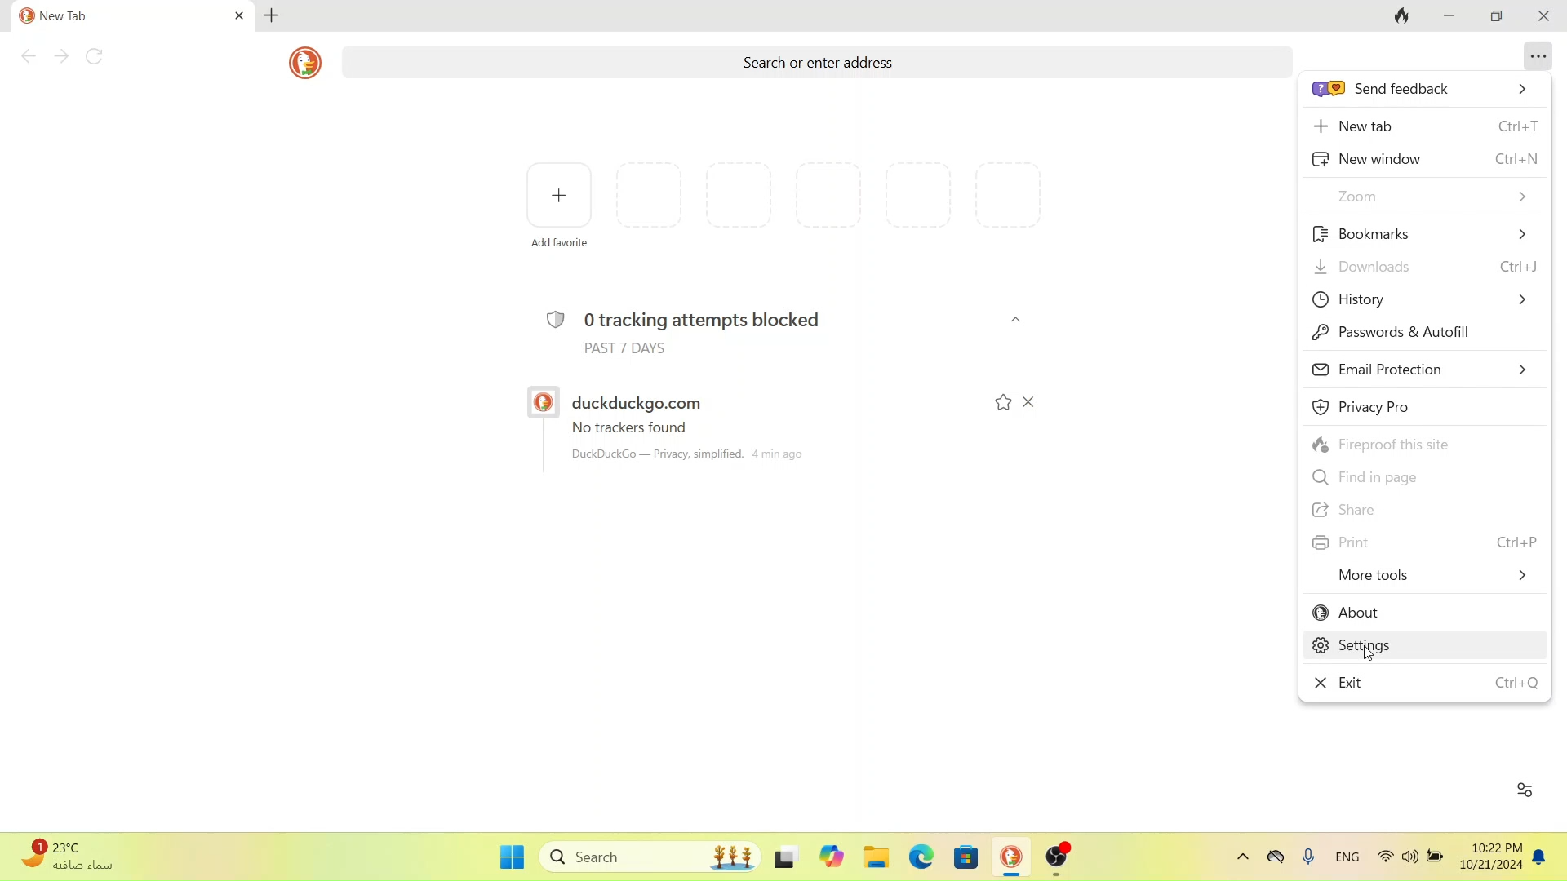  What do you see at coordinates (1411, 507) in the screenshot?
I see `share` at bounding box center [1411, 507].